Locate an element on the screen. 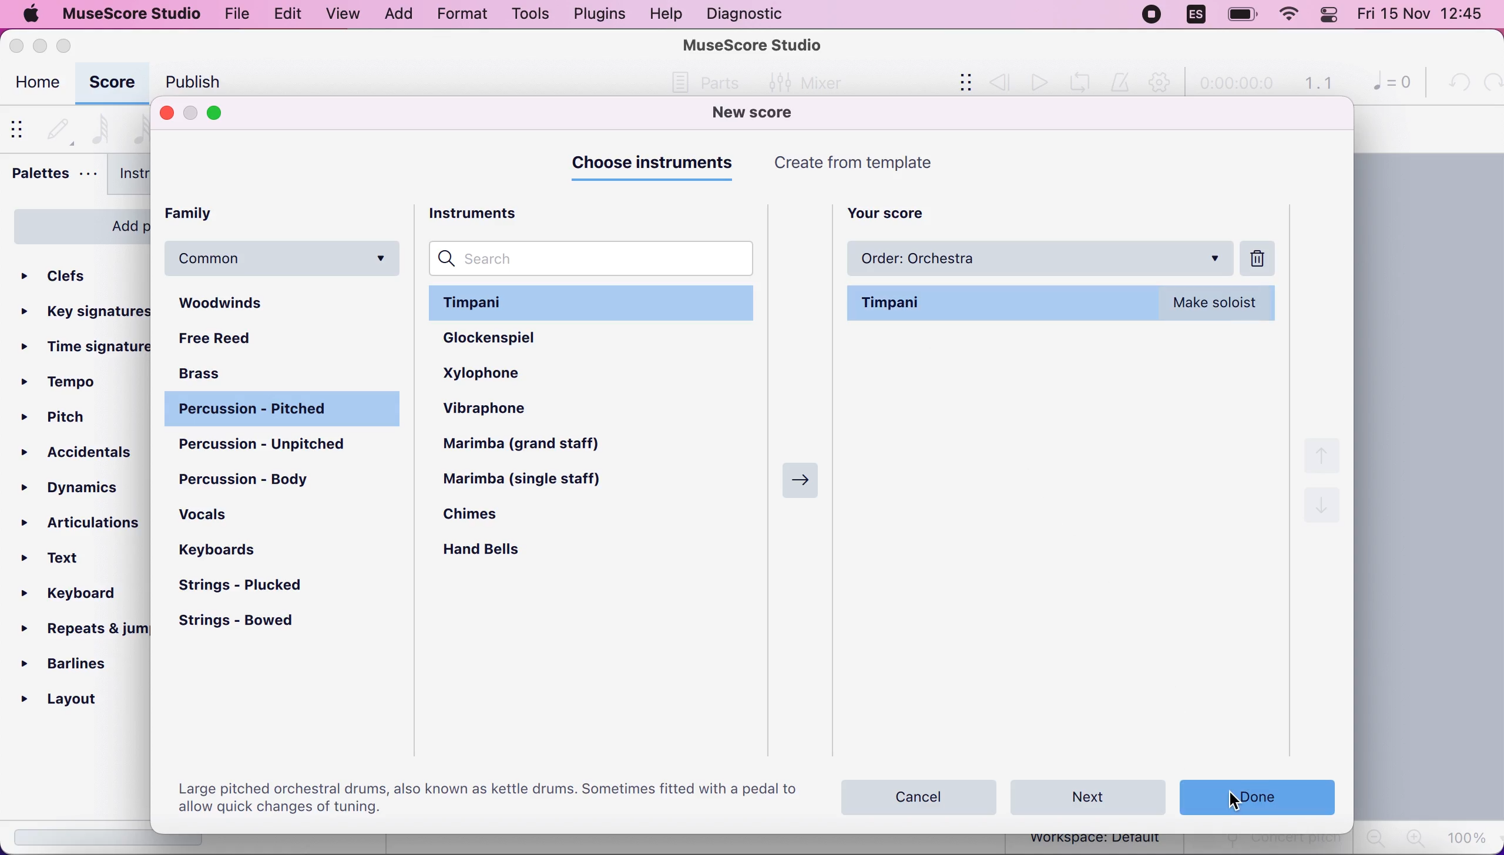 The height and width of the screenshot is (855, 1504). up is located at coordinates (1325, 454).